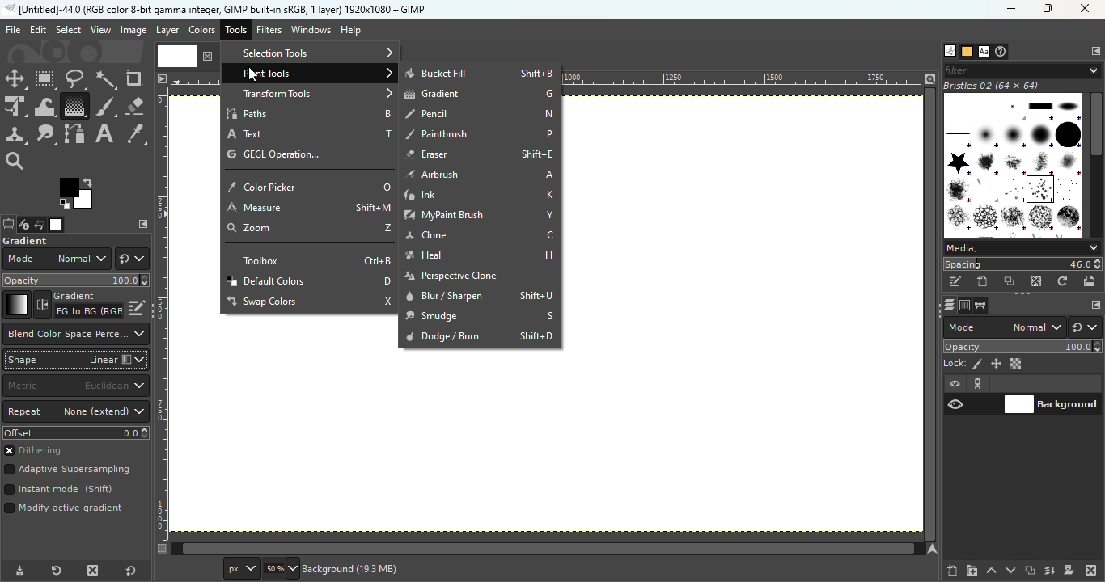 This screenshot has width=1105, height=582. Describe the element at coordinates (478, 173) in the screenshot. I see `Airbrush` at that location.